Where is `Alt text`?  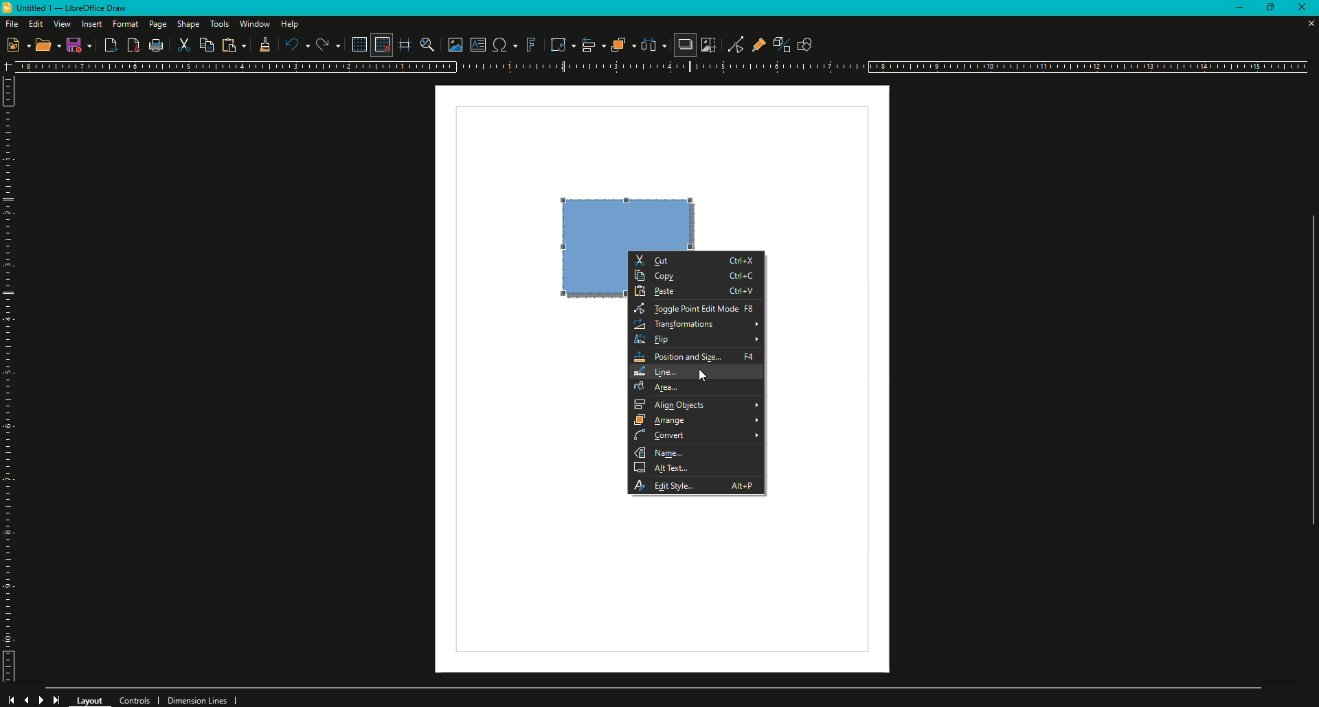 Alt text is located at coordinates (697, 469).